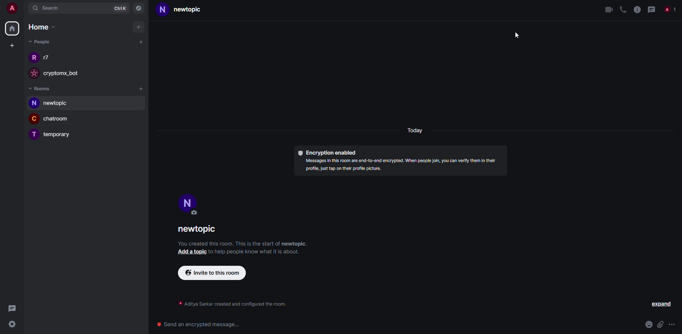 This screenshot has height=334, width=682. Describe the element at coordinates (416, 131) in the screenshot. I see `day` at that location.